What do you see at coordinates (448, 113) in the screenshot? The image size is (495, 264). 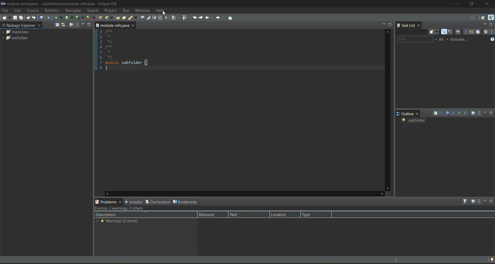 I see `hide fields` at bounding box center [448, 113].